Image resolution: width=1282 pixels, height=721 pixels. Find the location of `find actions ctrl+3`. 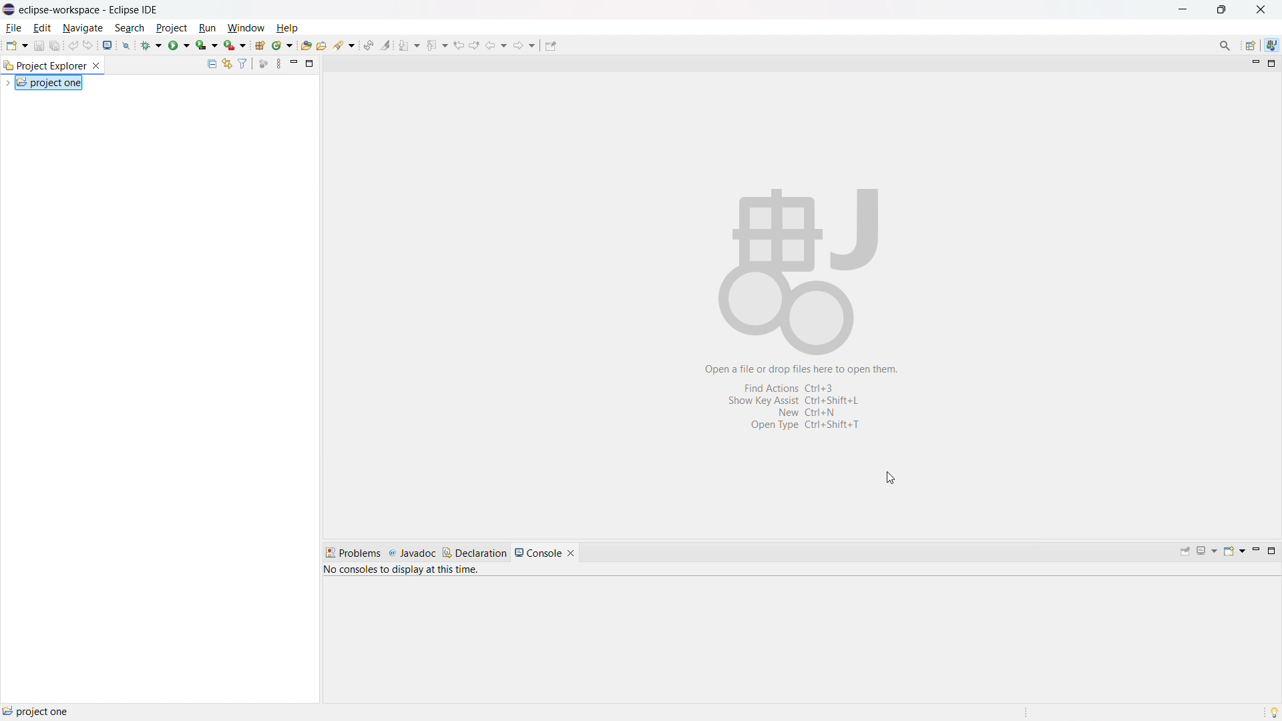

find actions ctrl+3 is located at coordinates (794, 387).